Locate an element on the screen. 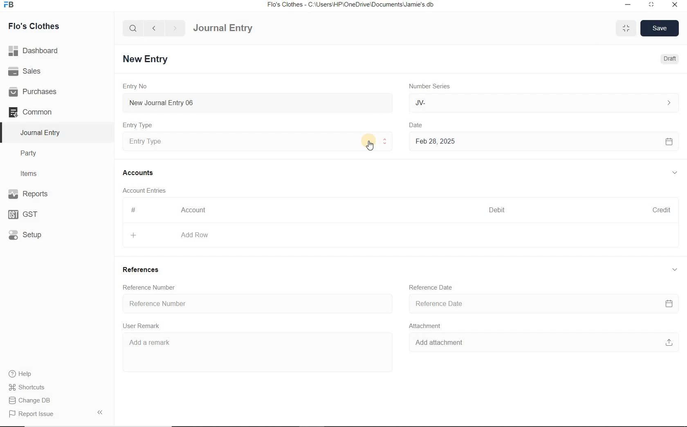  Flo's Clothes - C:\Users\HP\OneDrive\Documents\Jamie's.db is located at coordinates (351, 6).